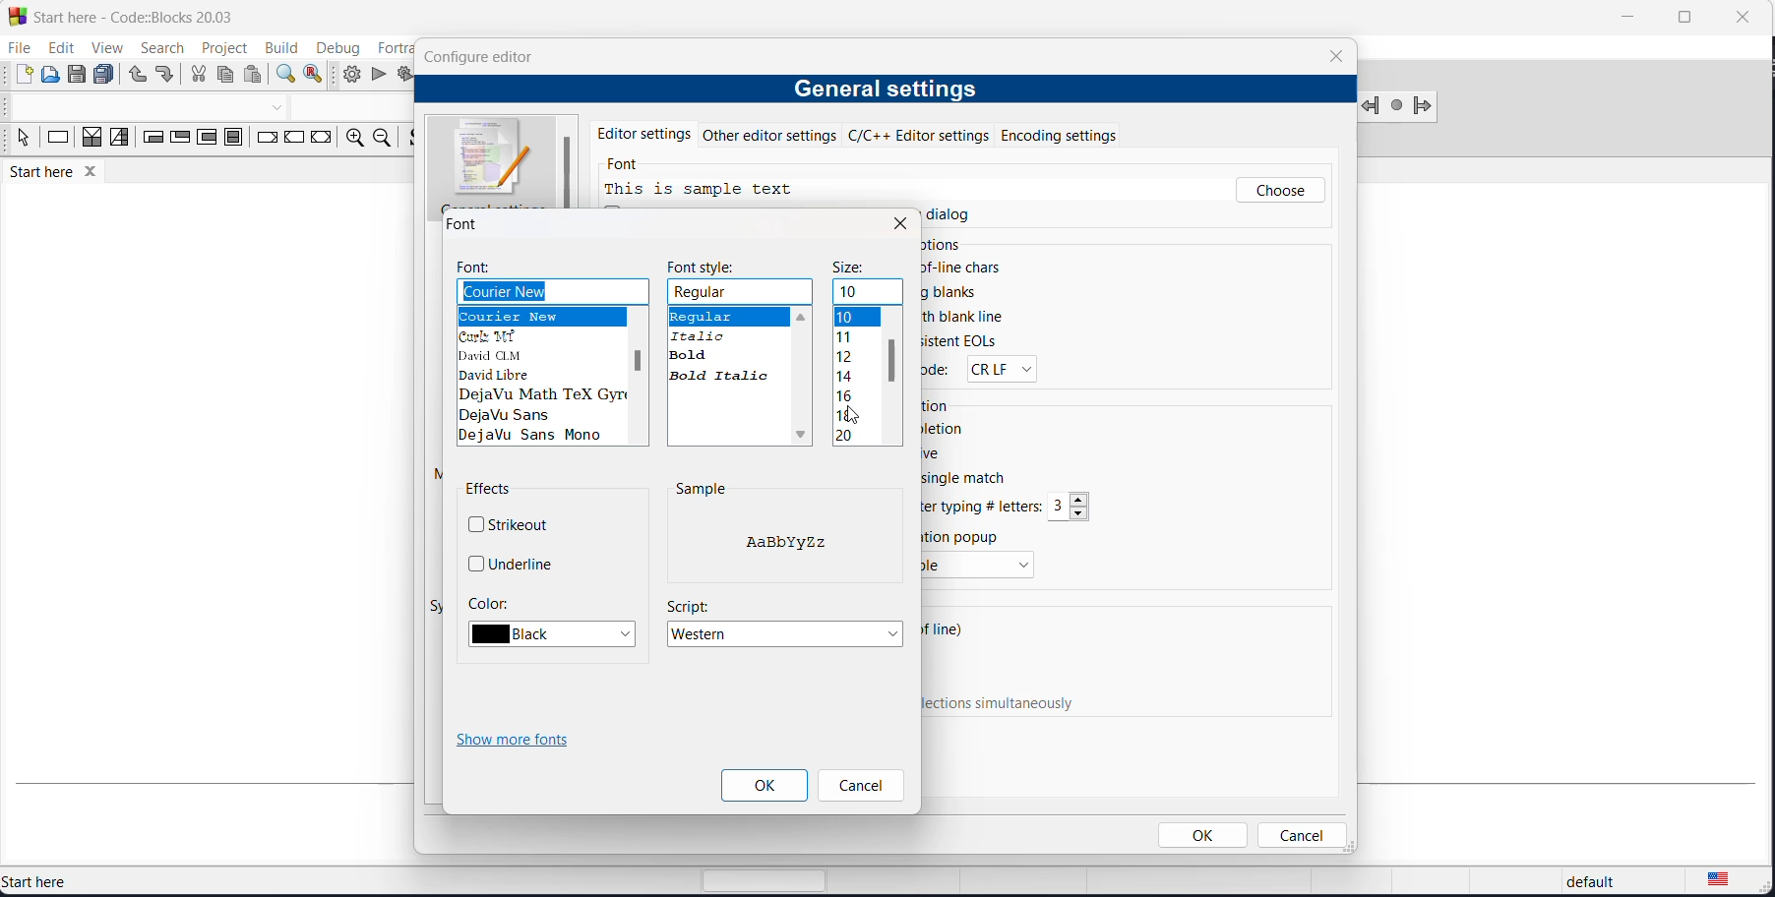  What do you see at coordinates (390, 45) in the screenshot?
I see `fortran` at bounding box center [390, 45].